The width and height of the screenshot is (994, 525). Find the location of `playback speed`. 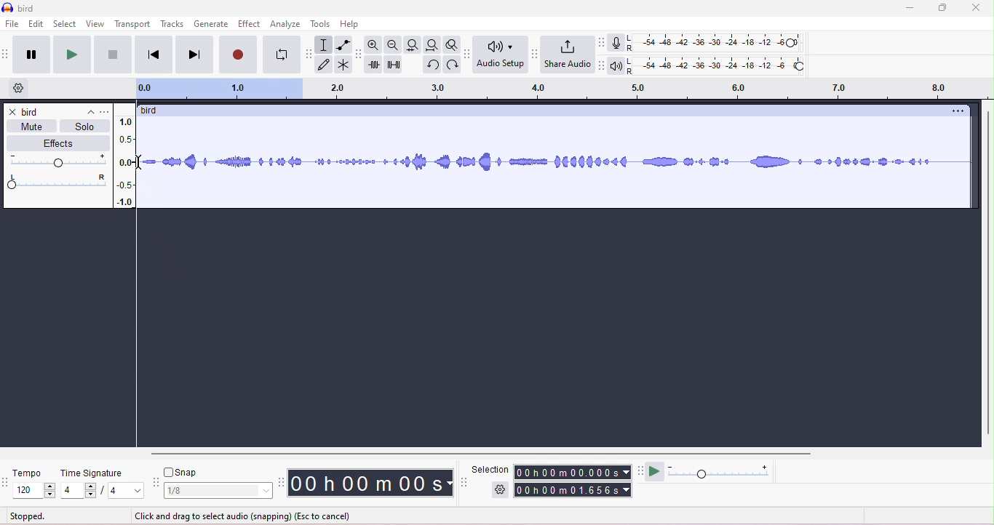

playback speed is located at coordinates (723, 470).